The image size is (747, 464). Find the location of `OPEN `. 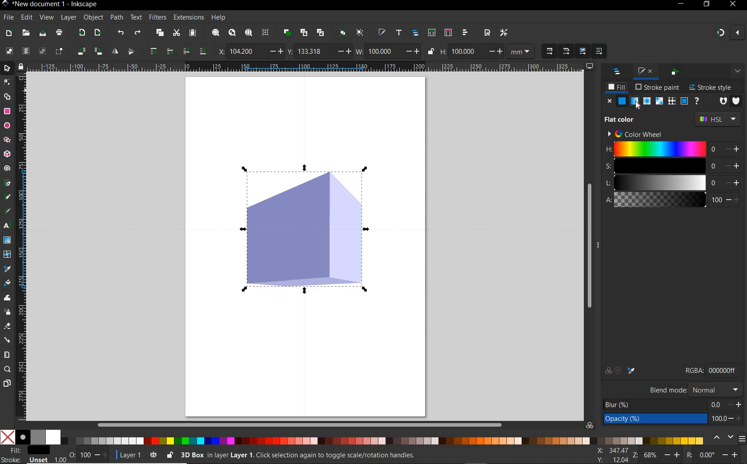

OPEN  is located at coordinates (25, 33).